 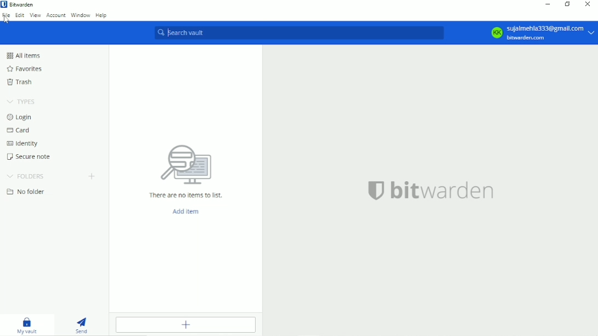 I want to click on Edit, so click(x=20, y=15).